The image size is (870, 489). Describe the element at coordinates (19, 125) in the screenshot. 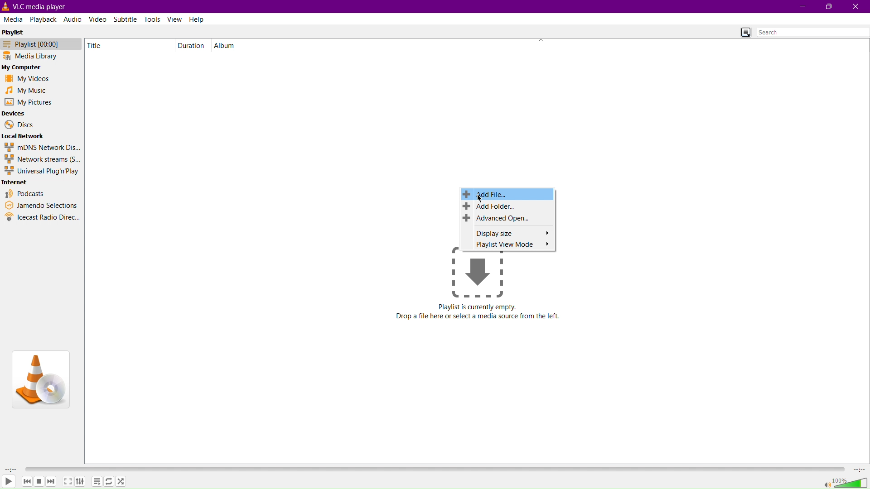

I see `Discs` at that location.